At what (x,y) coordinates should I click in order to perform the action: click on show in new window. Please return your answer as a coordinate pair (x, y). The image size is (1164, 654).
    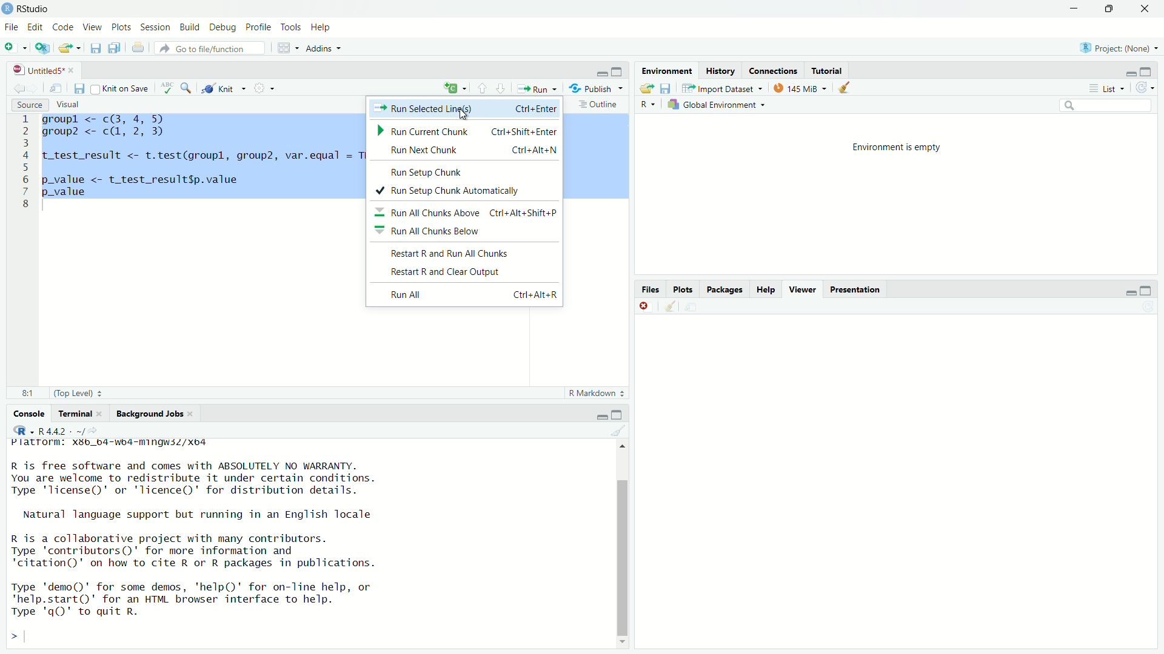
    Looking at the image, I should click on (56, 87).